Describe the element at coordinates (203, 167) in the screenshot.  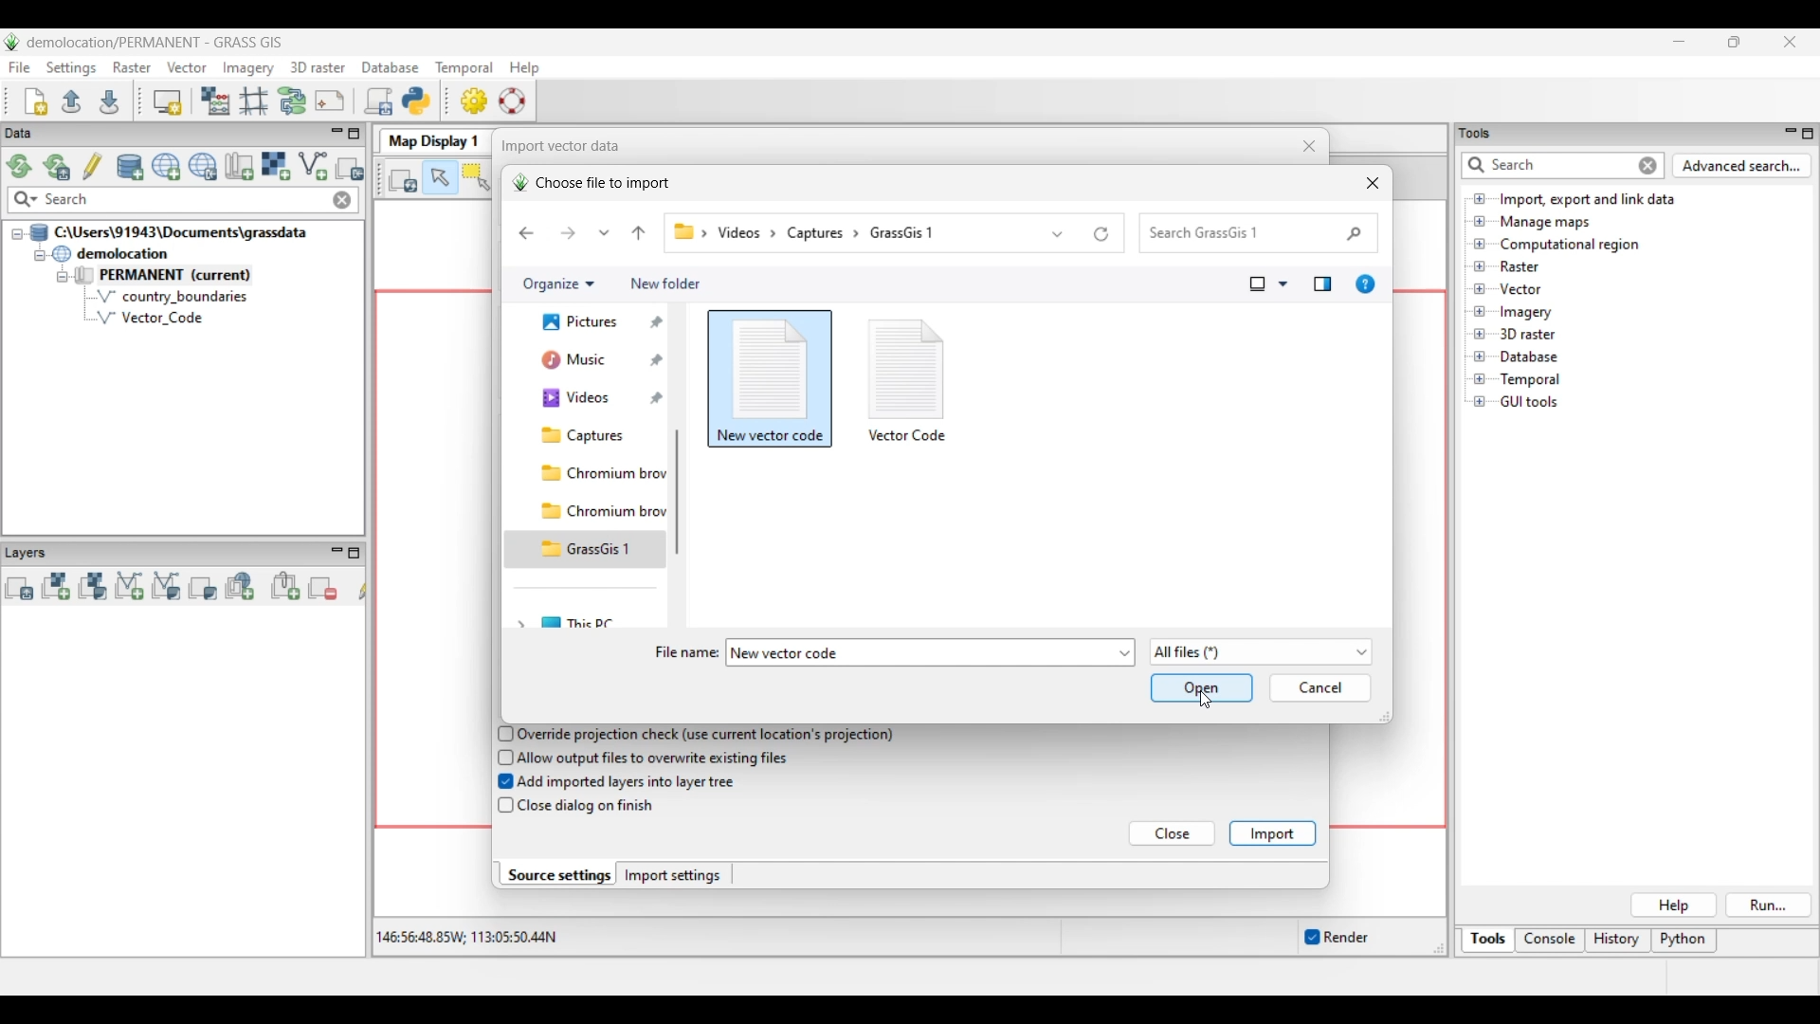
I see `Download sample project (location) to current GRASS database` at that location.